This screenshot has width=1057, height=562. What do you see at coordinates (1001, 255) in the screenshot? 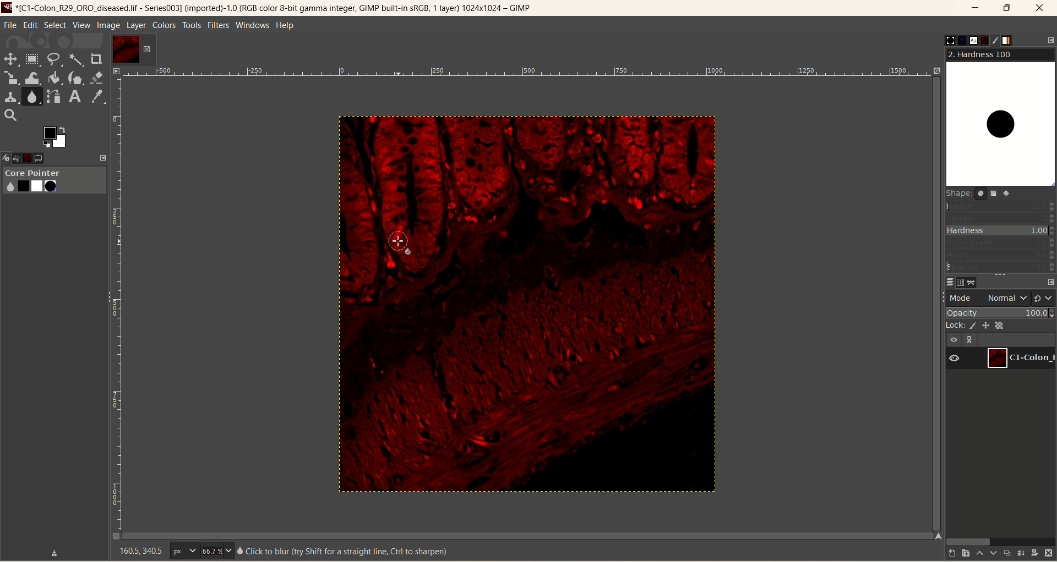
I see `angle` at bounding box center [1001, 255].